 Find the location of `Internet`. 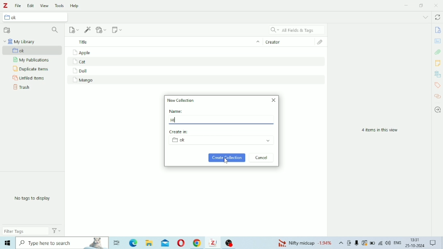

Internet is located at coordinates (381, 243).